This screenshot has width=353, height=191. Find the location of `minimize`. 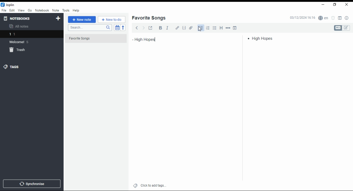

minimize is located at coordinates (322, 5).